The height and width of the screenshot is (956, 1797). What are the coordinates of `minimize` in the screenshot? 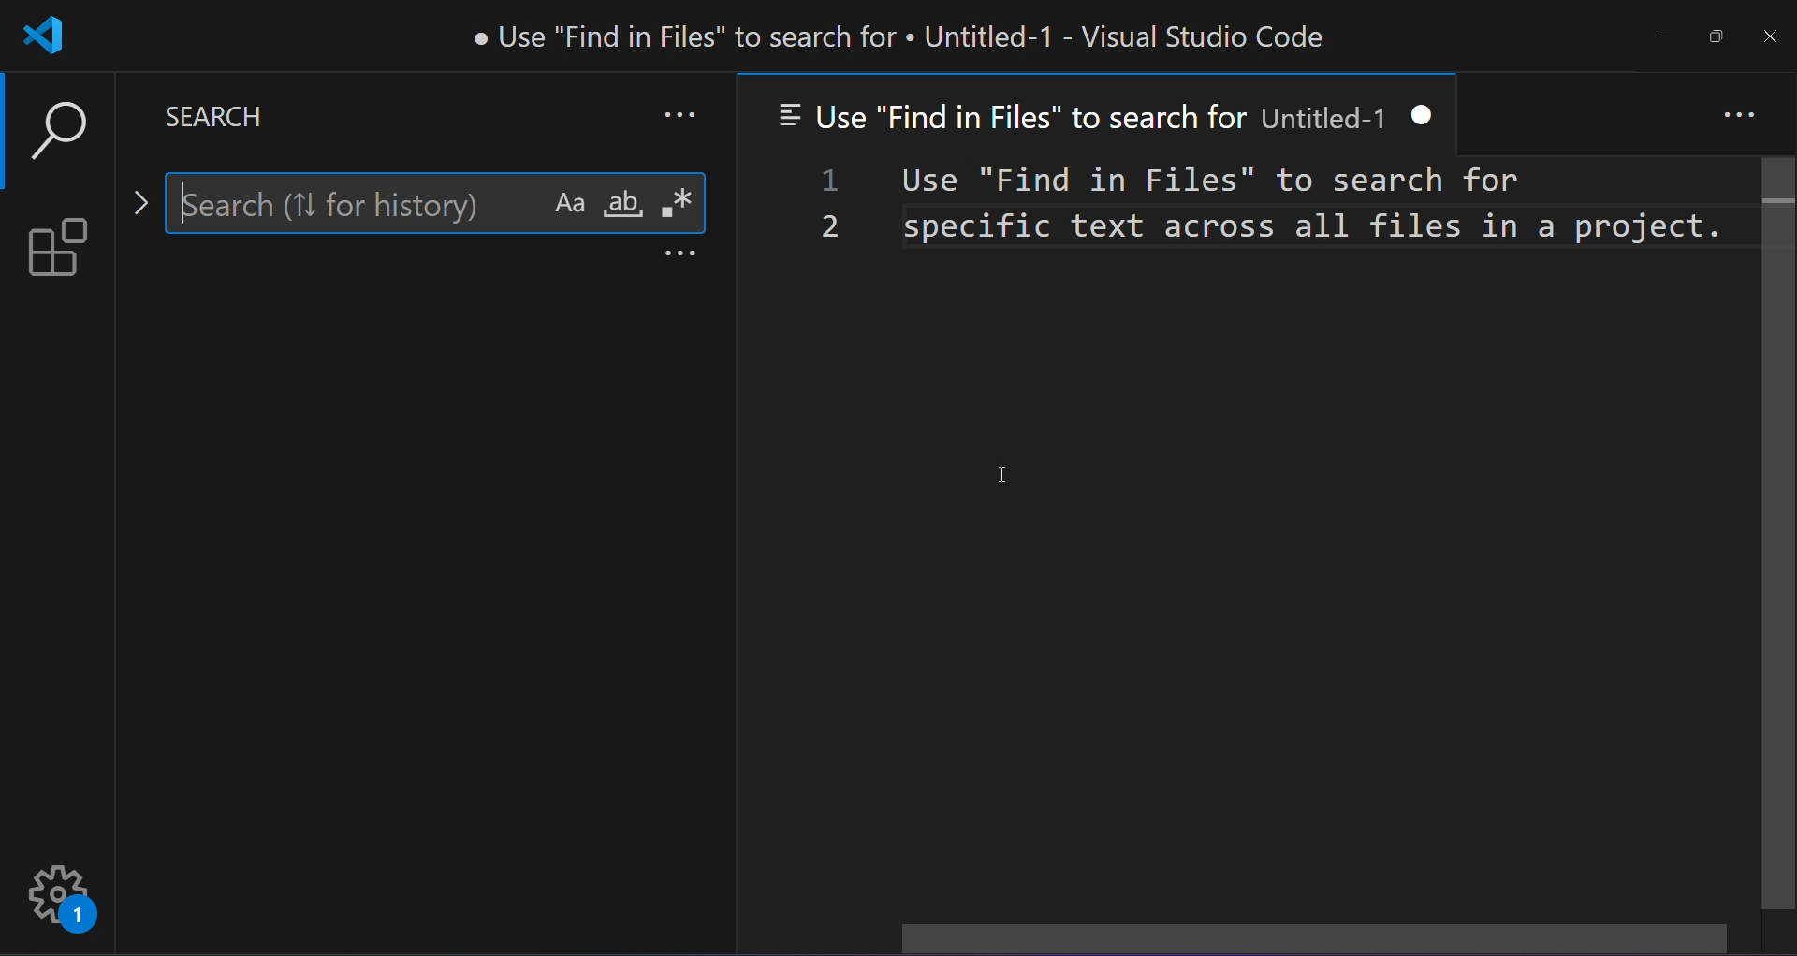 It's located at (1667, 35).